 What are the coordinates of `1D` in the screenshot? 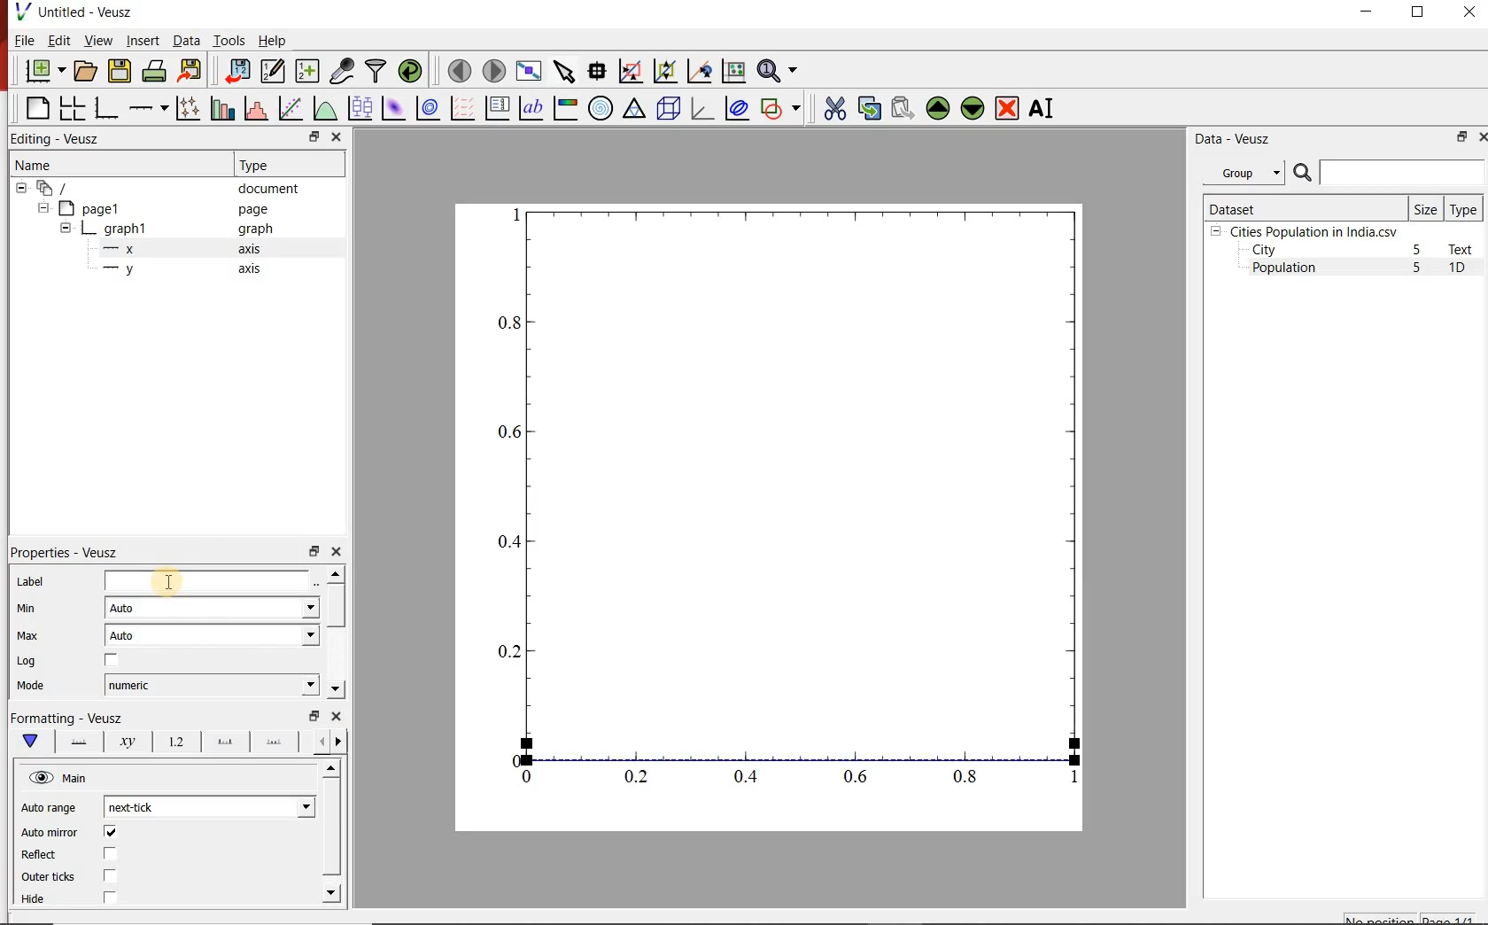 It's located at (1464, 269).